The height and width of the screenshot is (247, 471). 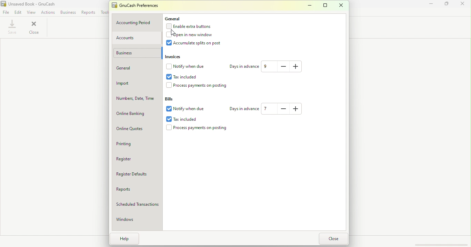 I want to click on Text box, so click(x=267, y=67).